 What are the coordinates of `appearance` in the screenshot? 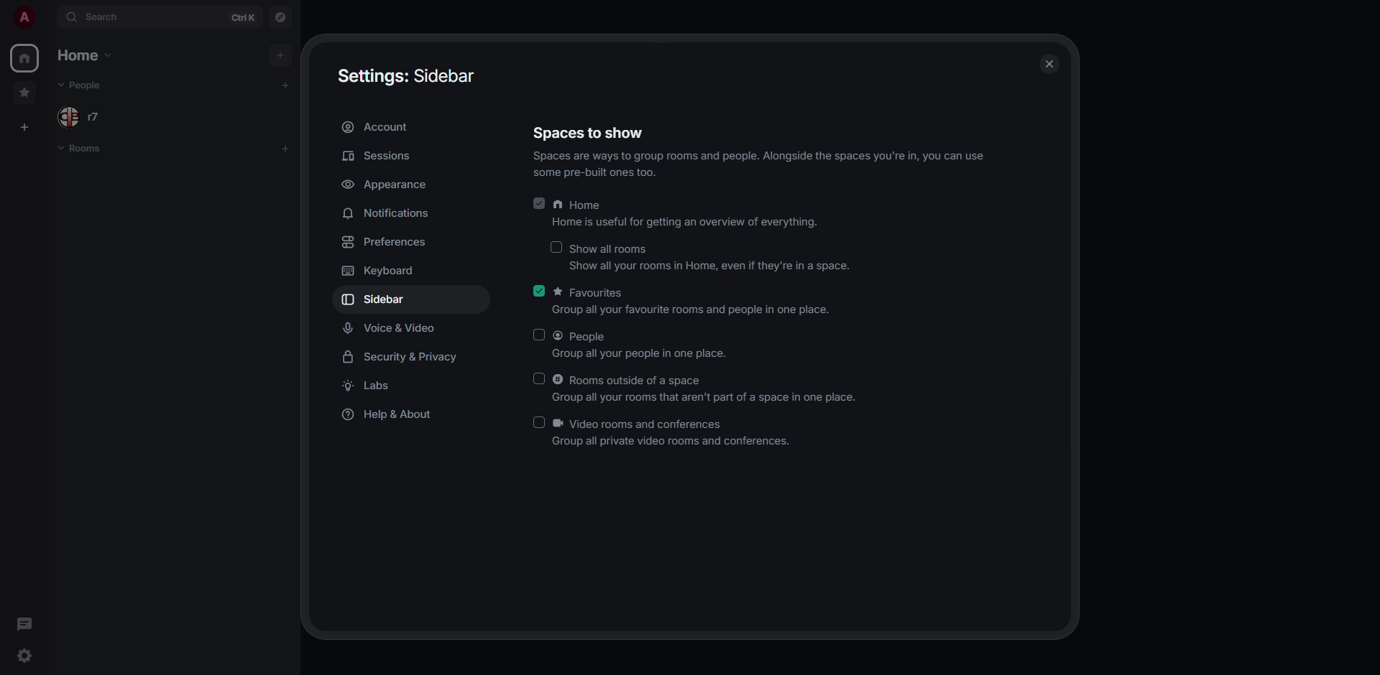 It's located at (405, 185).